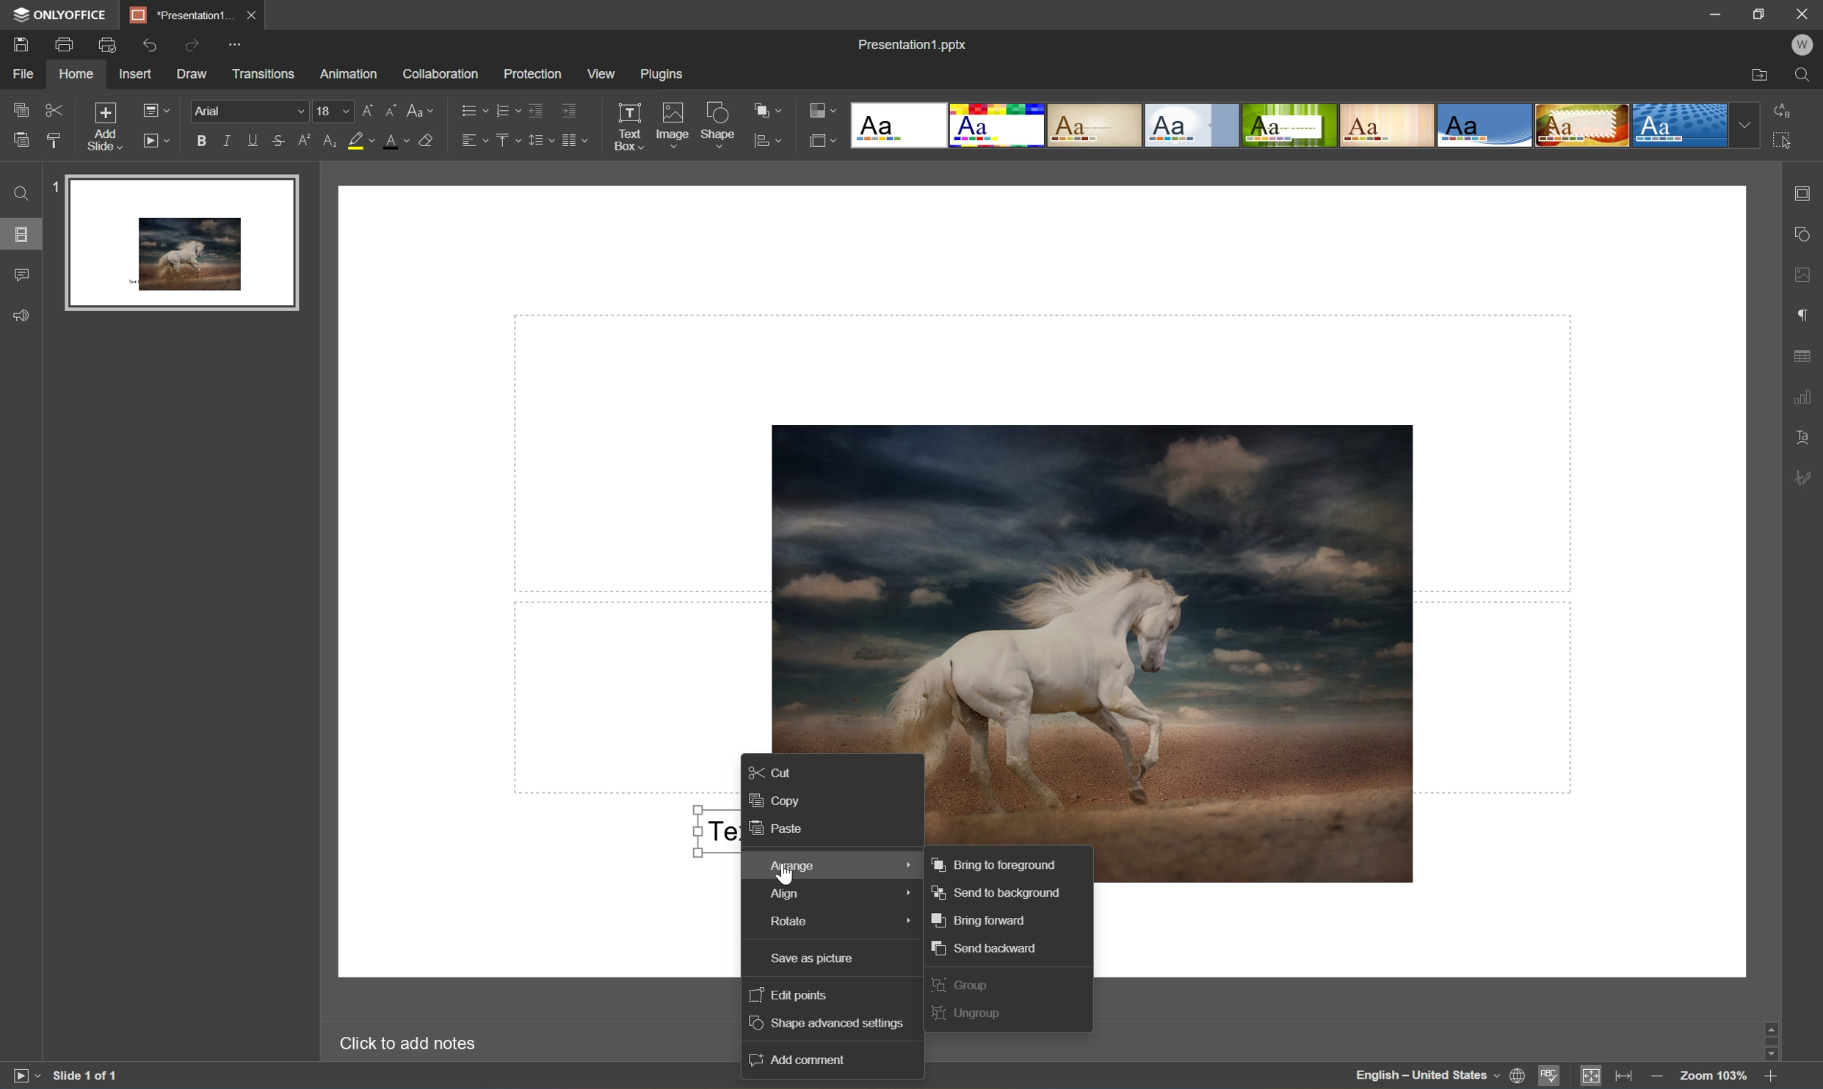 This screenshot has height=1089, width=1823. I want to click on Spell checking, so click(1548, 1075).